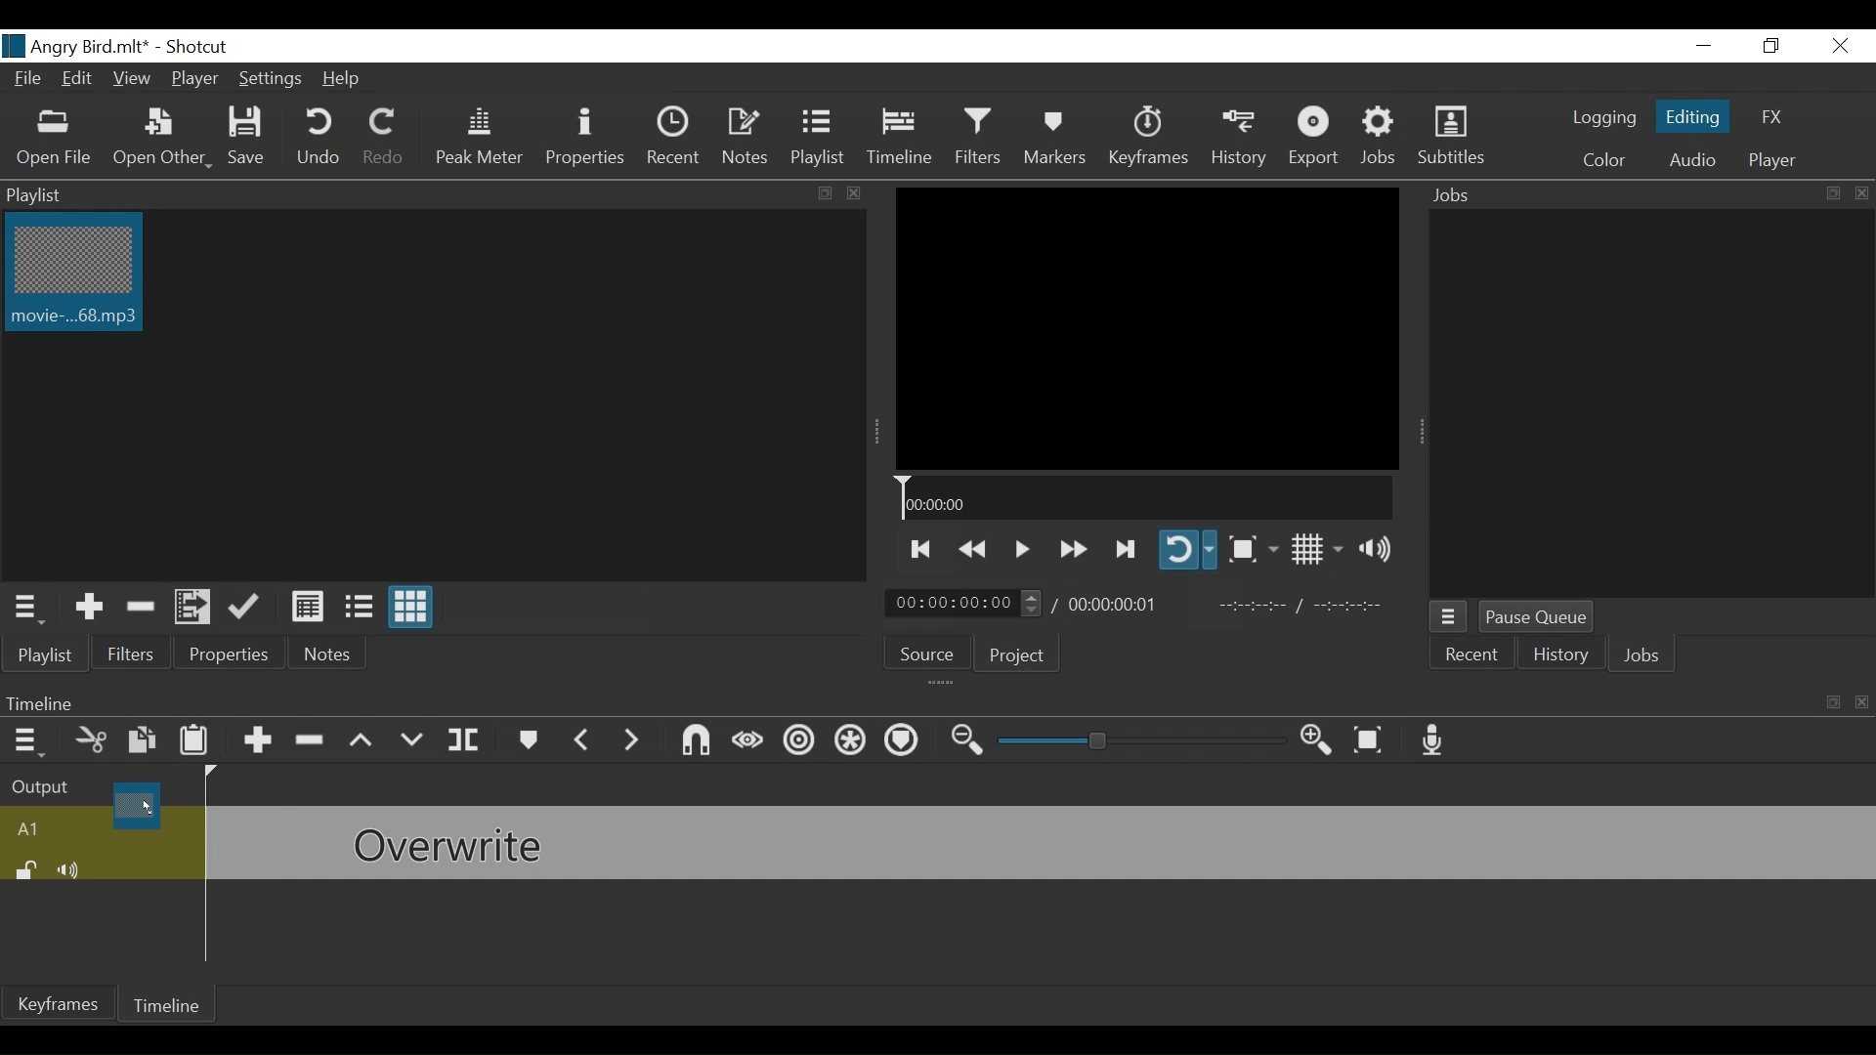 This screenshot has height=1055, width=1876. I want to click on Properties, so click(588, 136).